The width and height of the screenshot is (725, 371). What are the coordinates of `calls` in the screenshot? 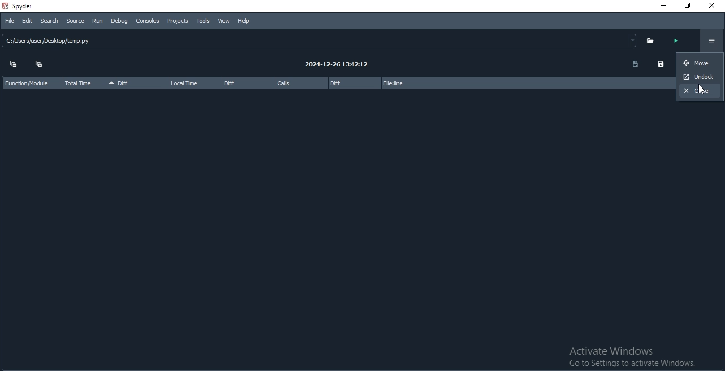 It's located at (301, 83).